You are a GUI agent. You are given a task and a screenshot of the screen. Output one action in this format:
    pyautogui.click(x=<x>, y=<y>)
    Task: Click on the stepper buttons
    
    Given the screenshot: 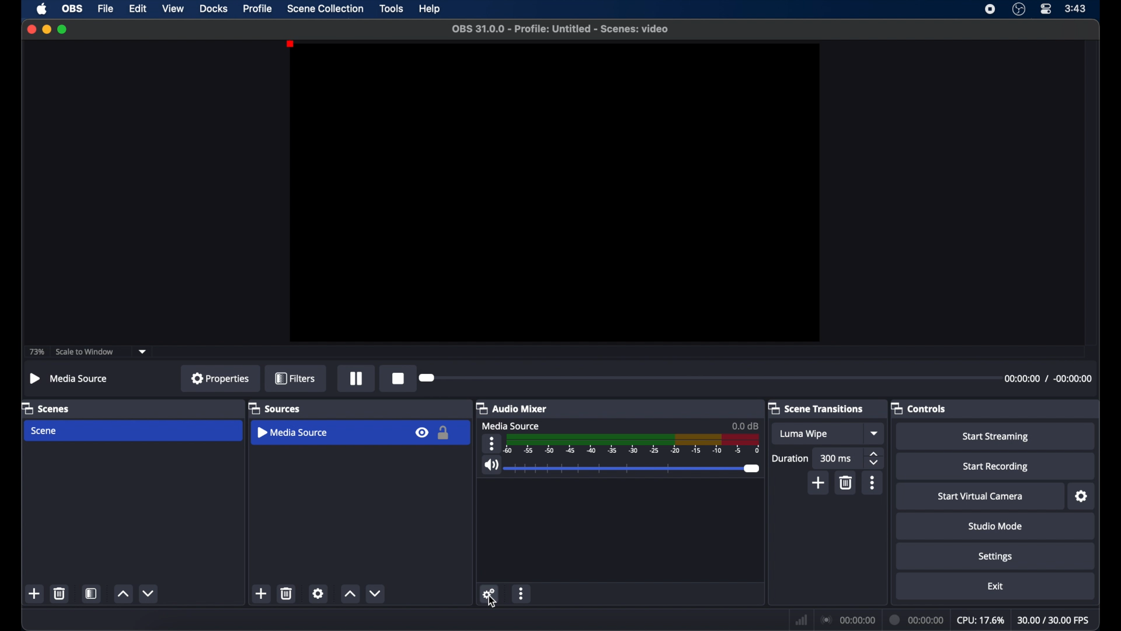 What is the action you would take?
    pyautogui.click(x=873, y=458)
    